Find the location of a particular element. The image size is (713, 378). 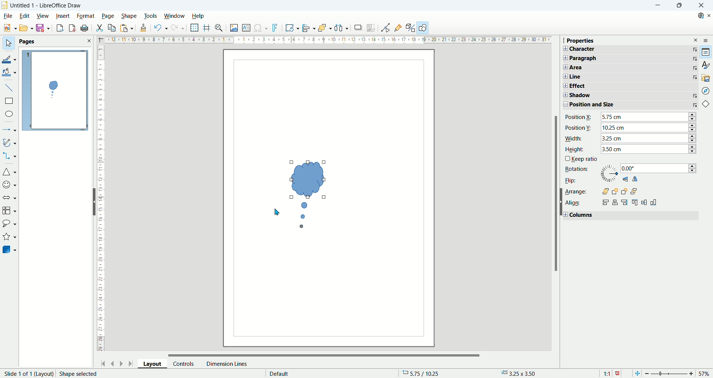

Expand is located at coordinates (564, 214).